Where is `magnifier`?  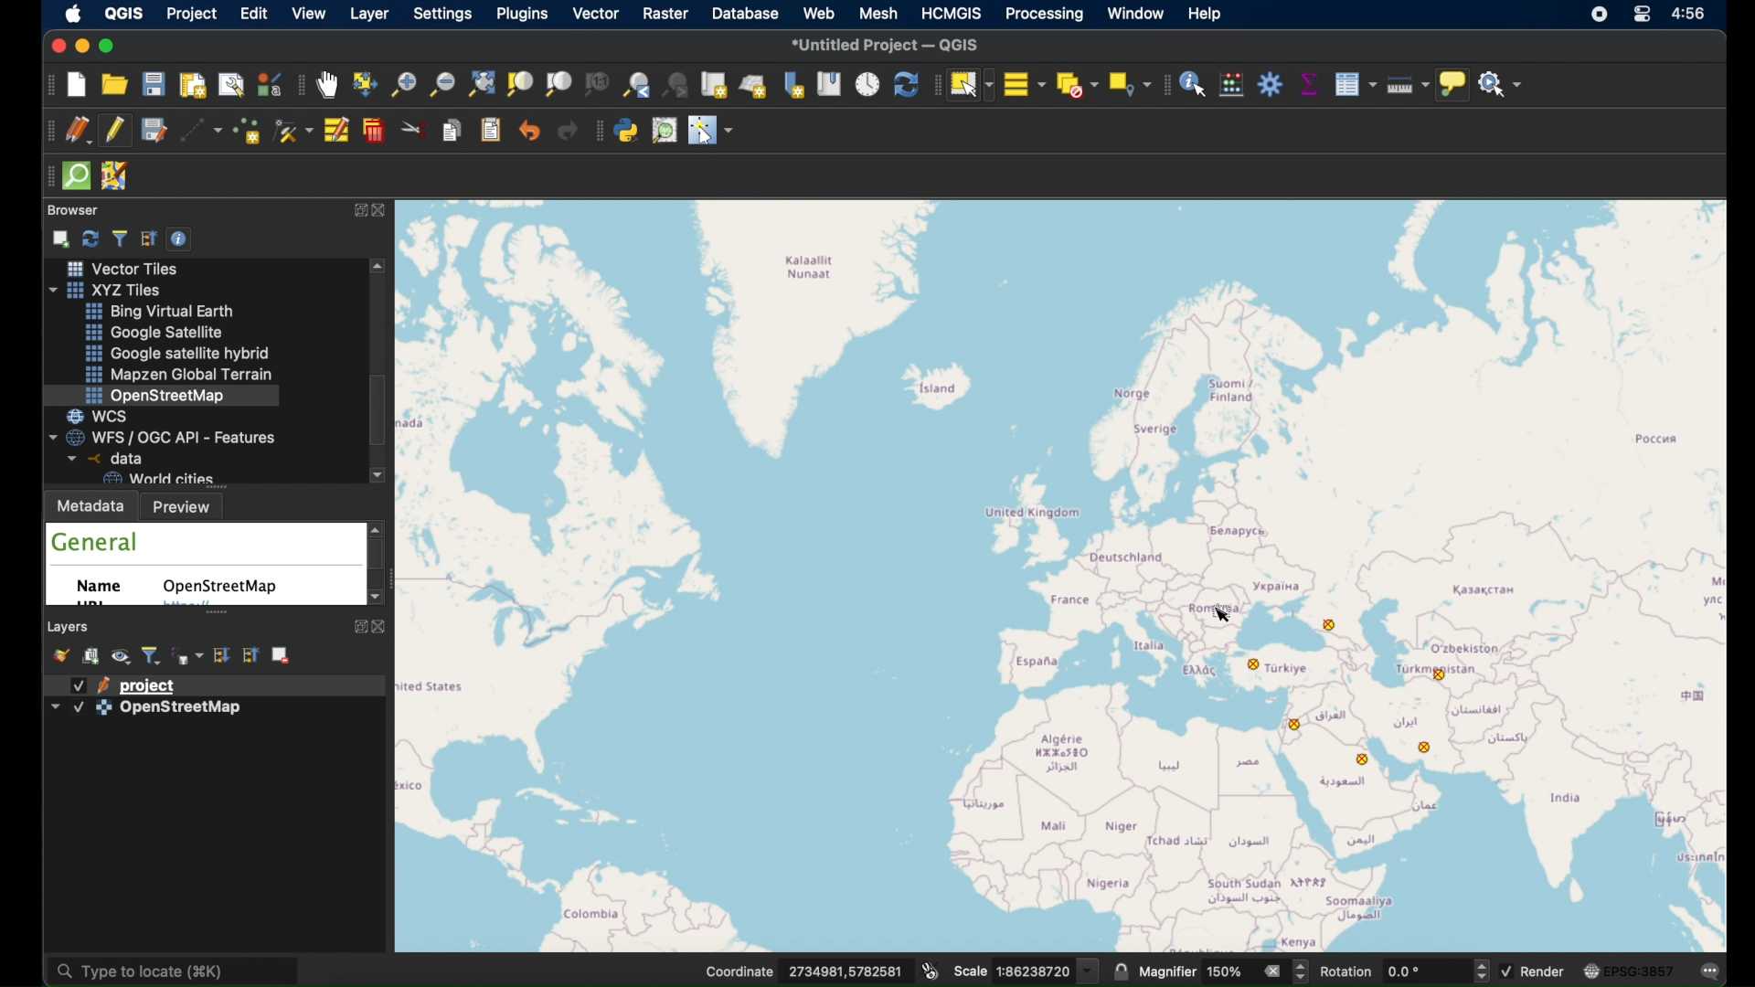 magnifier is located at coordinates (1167, 971).